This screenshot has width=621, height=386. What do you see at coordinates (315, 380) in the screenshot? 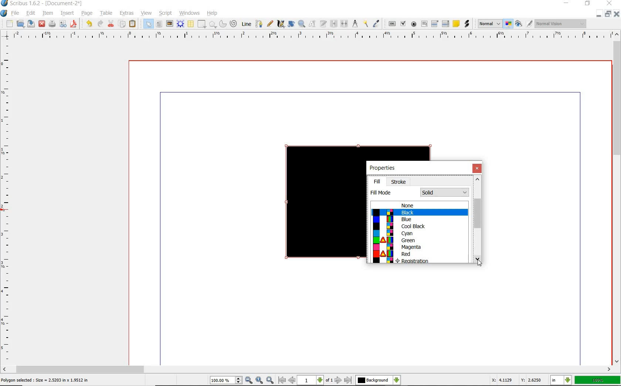
I see `select current page` at bounding box center [315, 380].